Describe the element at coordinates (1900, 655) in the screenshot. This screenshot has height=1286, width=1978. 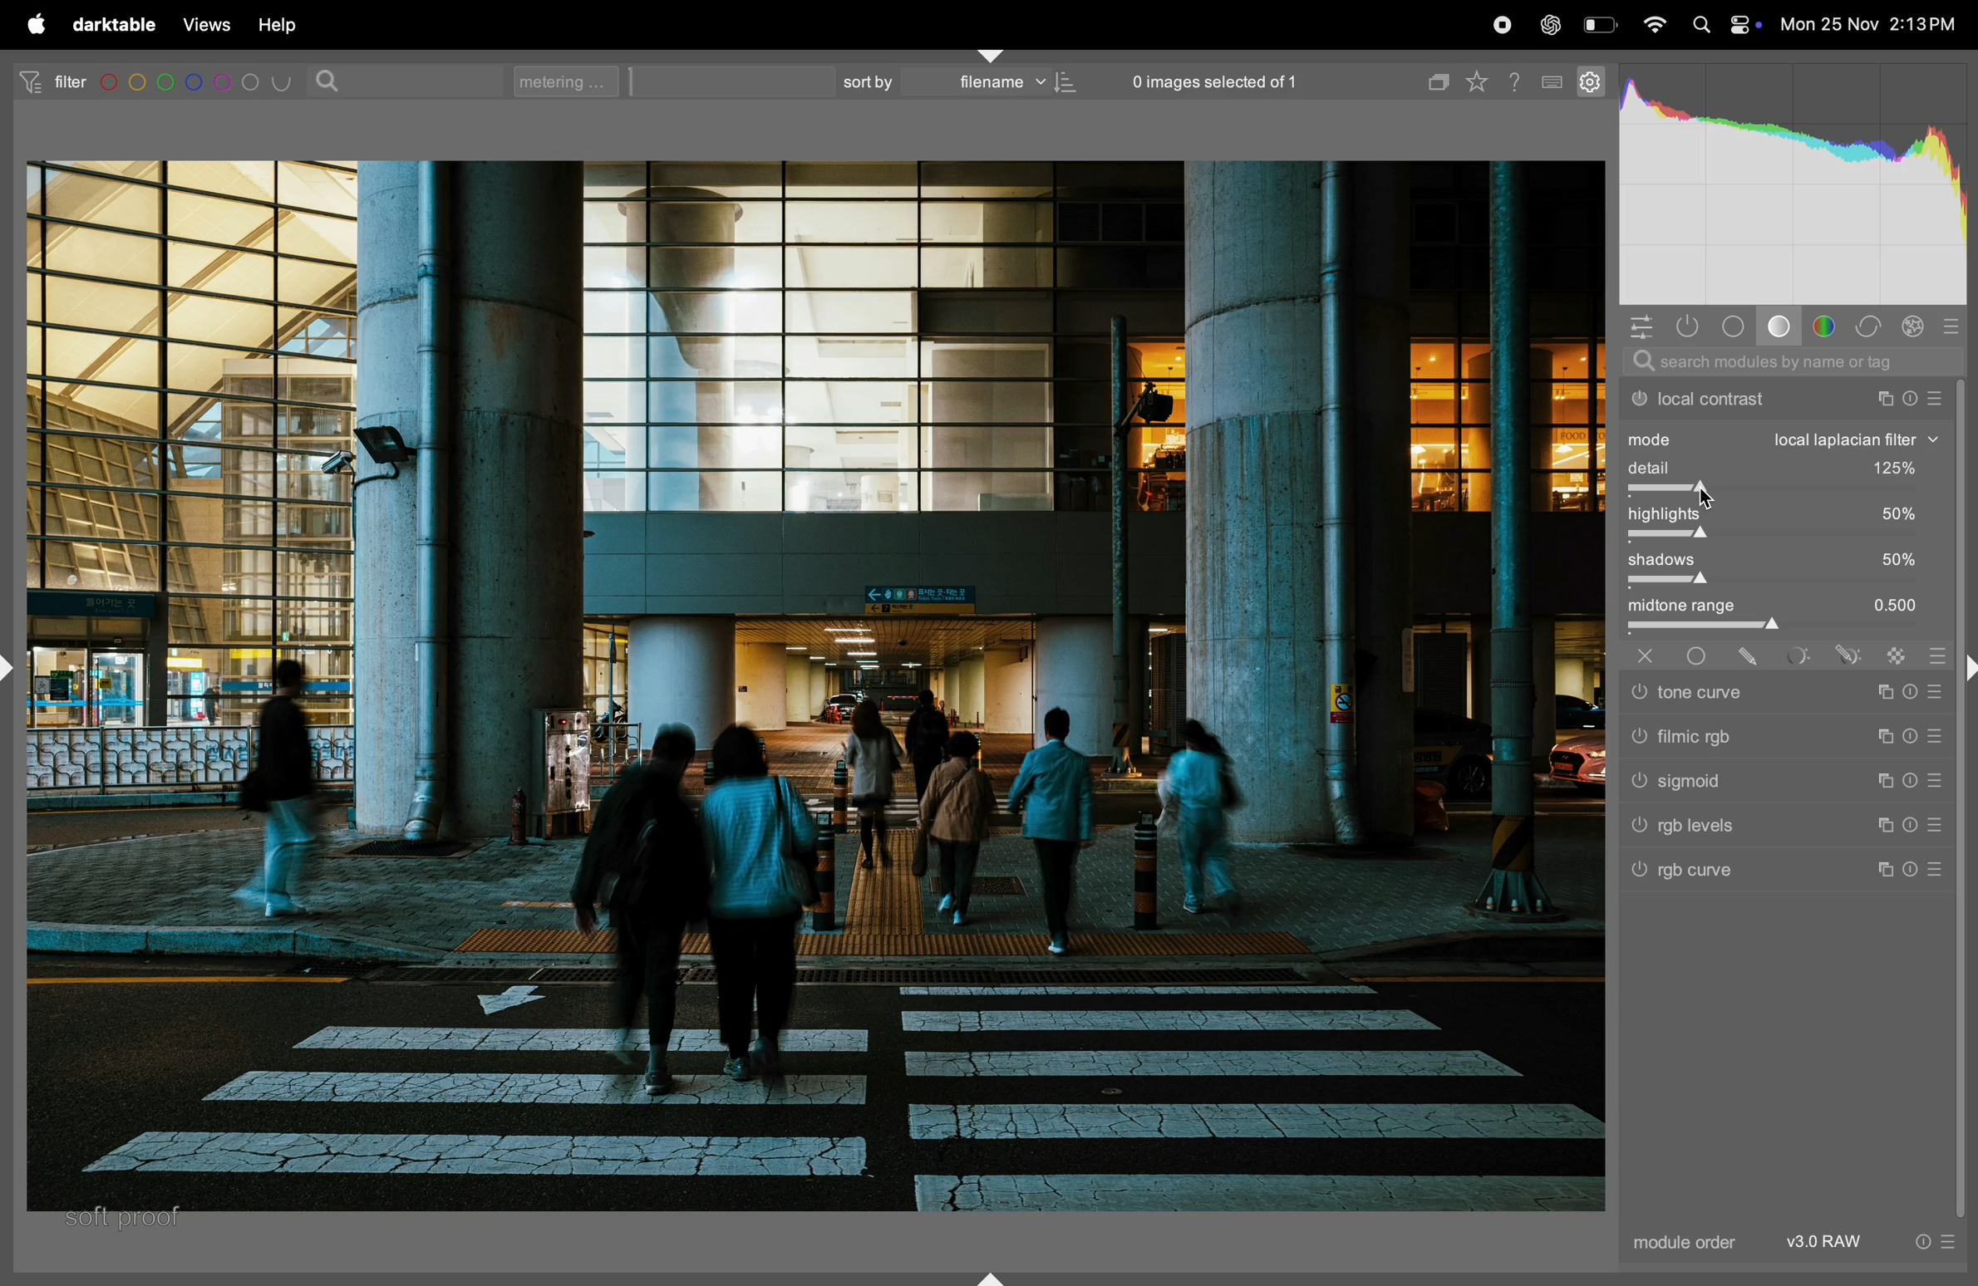
I see `raster mask` at that location.